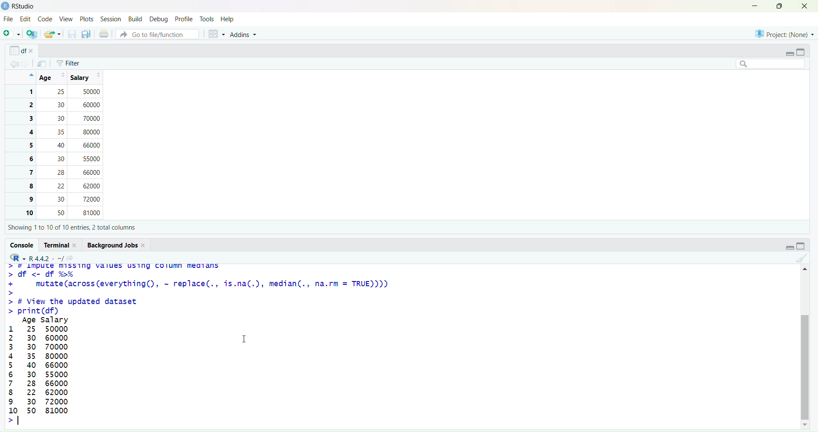 The image size is (818, 432). Describe the element at coordinates (158, 20) in the screenshot. I see `debug` at that location.